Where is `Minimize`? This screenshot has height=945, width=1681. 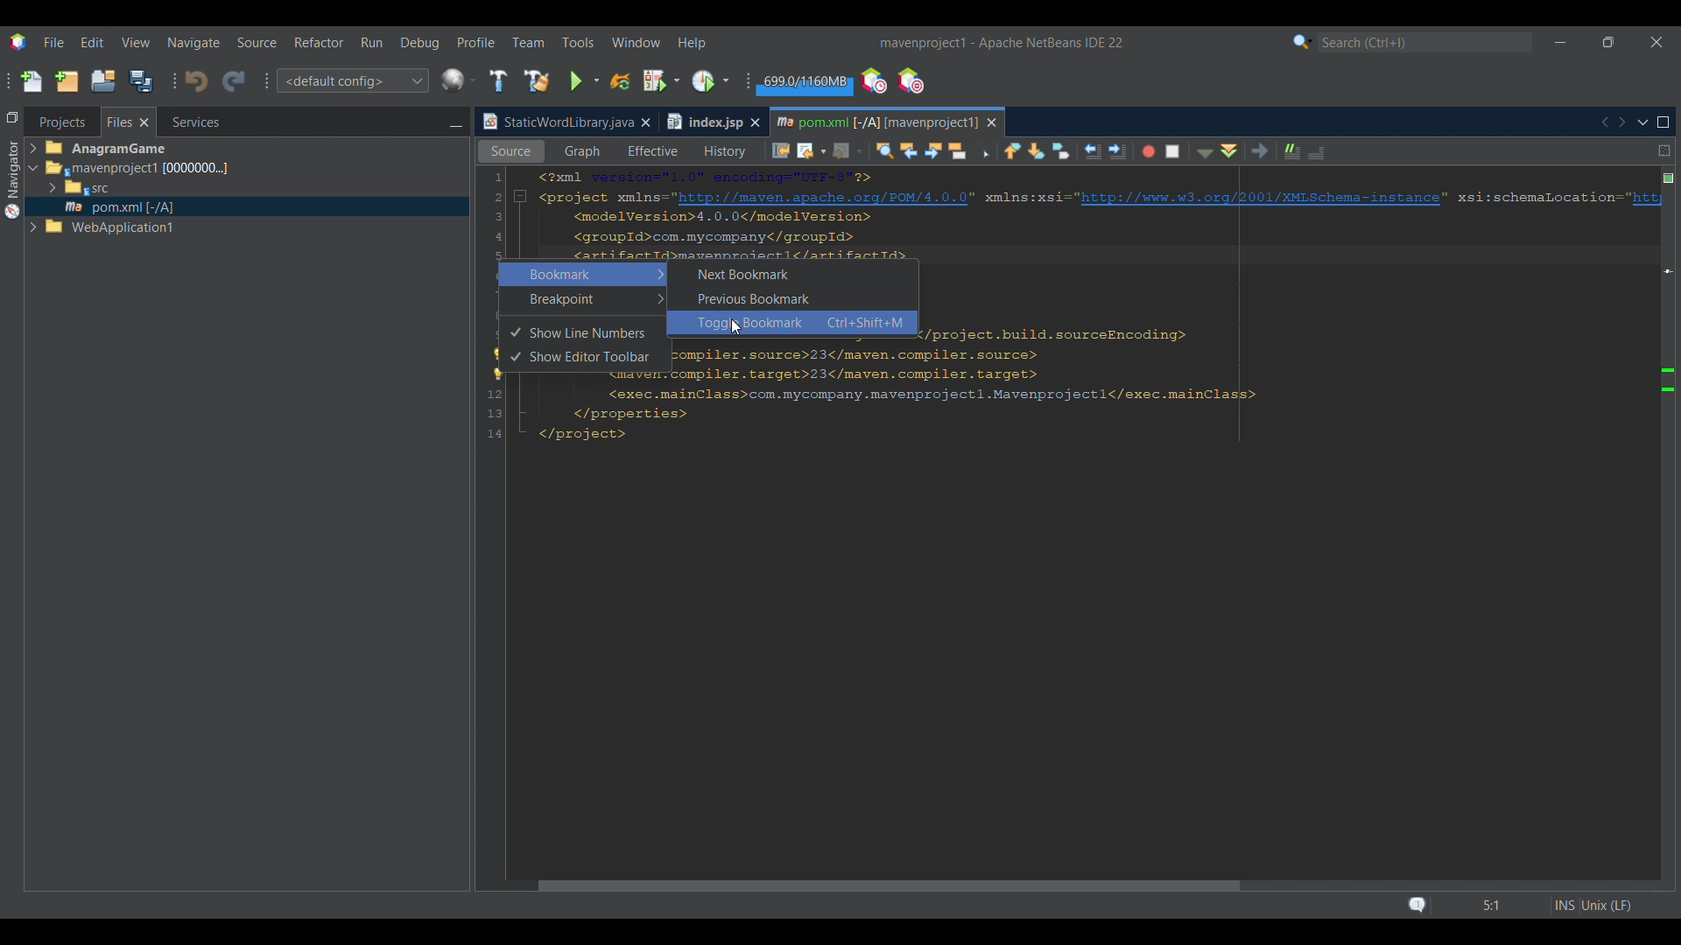
Minimize is located at coordinates (455, 123).